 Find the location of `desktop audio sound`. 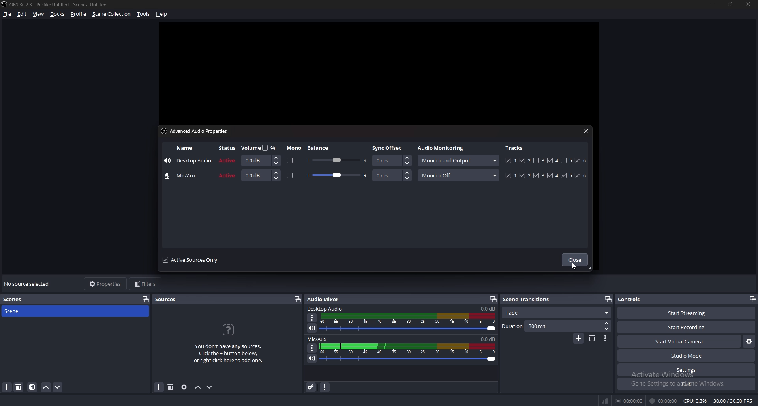

desktop audio sound is located at coordinates (488, 309).